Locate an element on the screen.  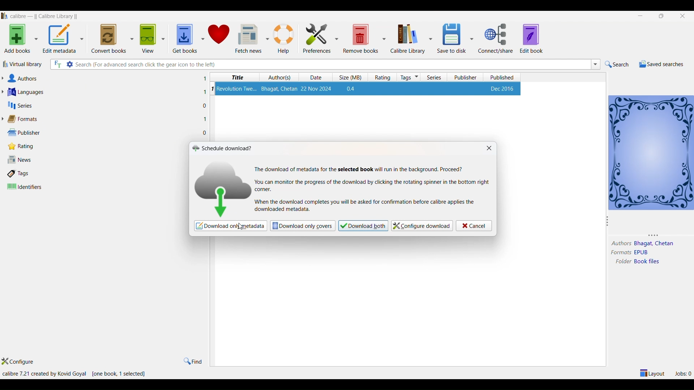
donate to calibre is located at coordinates (220, 36).